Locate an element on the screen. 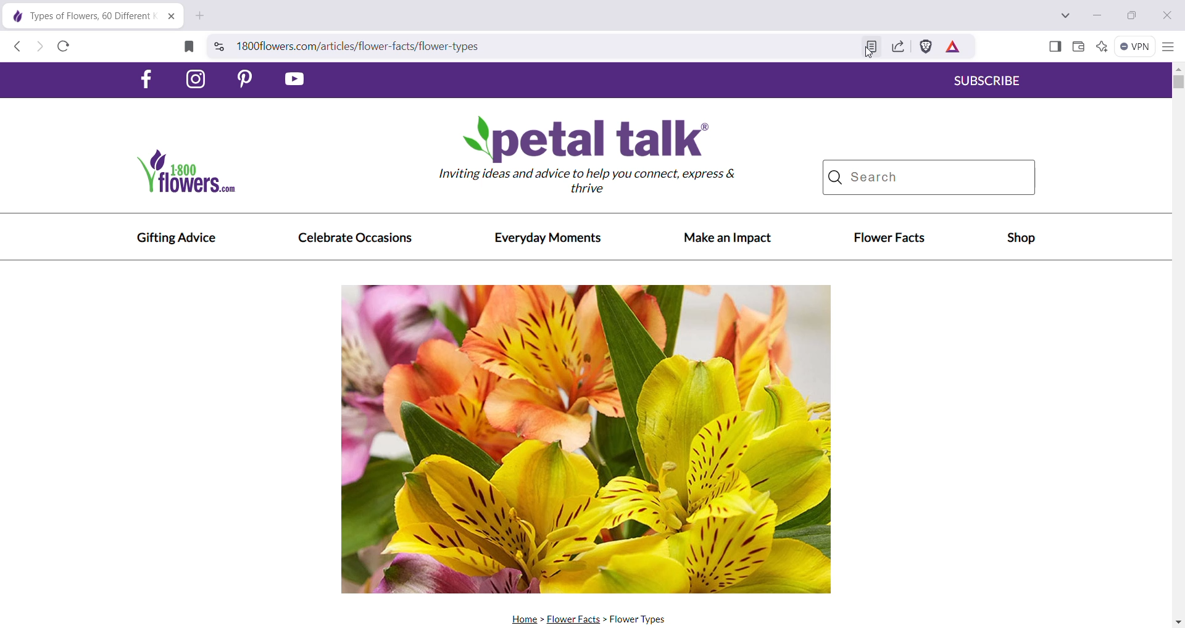 This screenshot has height=628, width=1185. Minimize is located at coordinates (1097, 14).